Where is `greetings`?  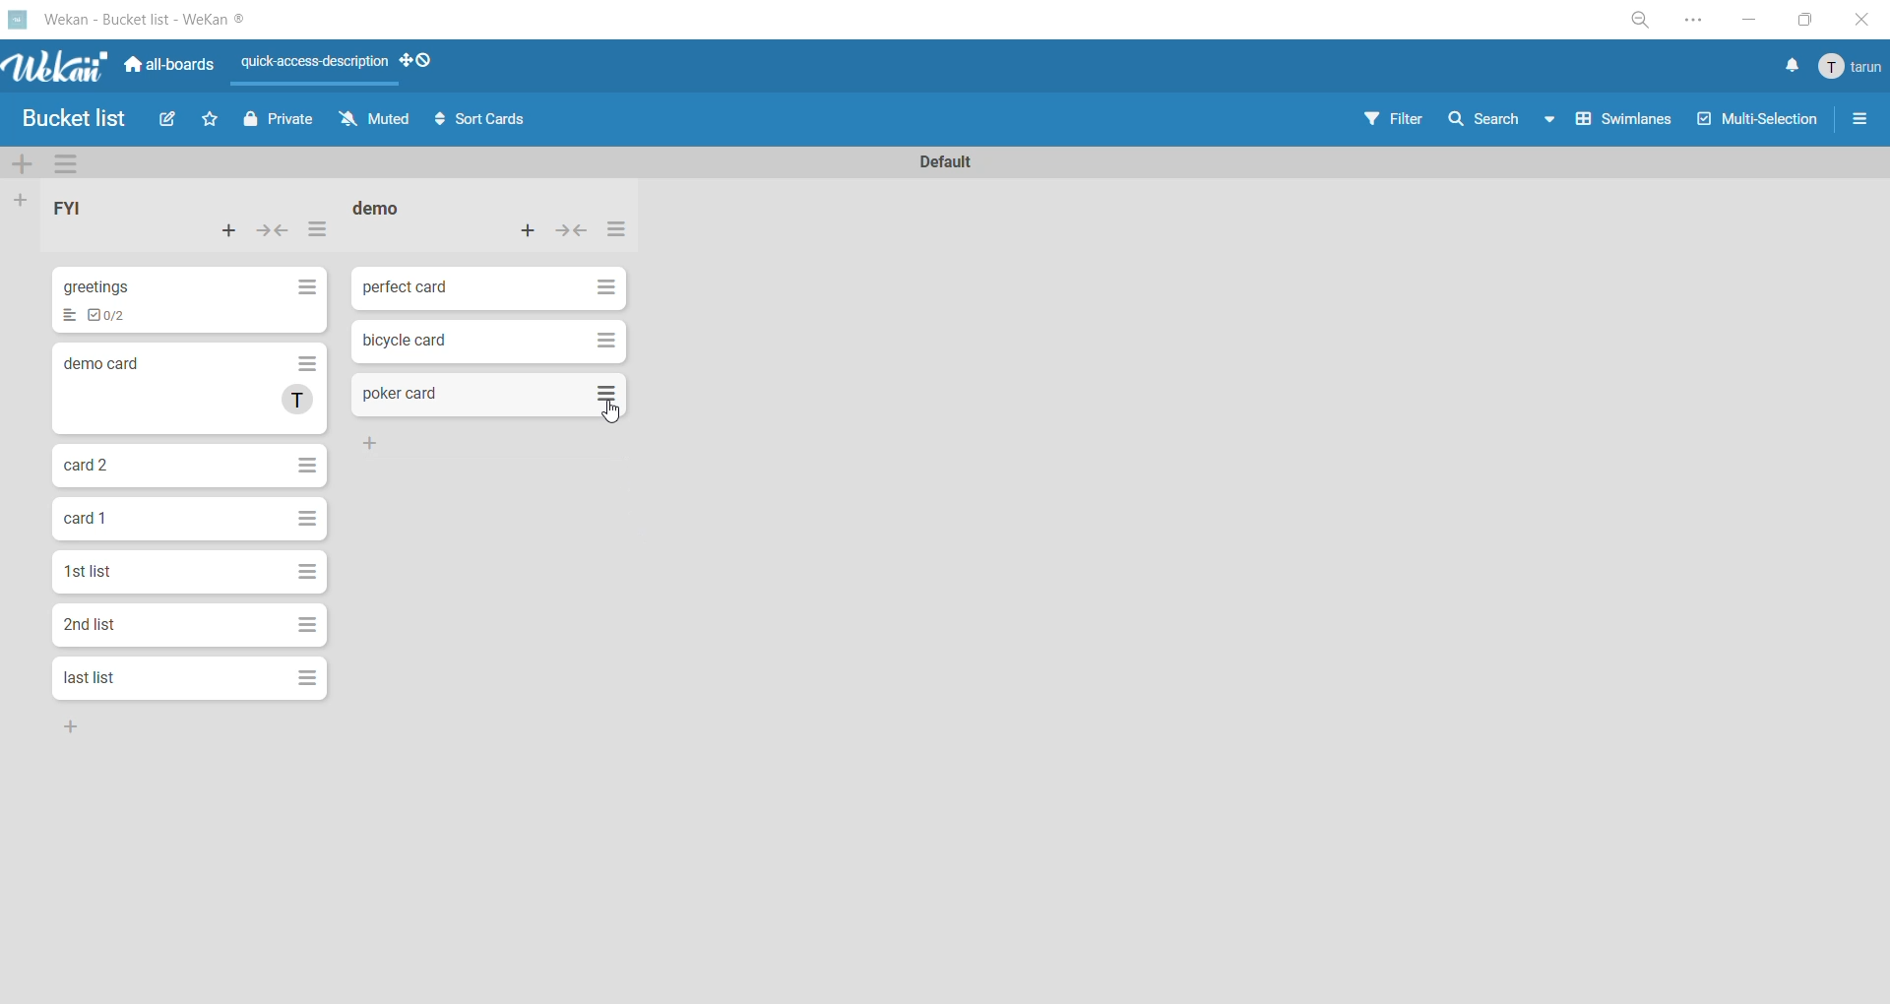 greetings is located at coordinates (111, 284).